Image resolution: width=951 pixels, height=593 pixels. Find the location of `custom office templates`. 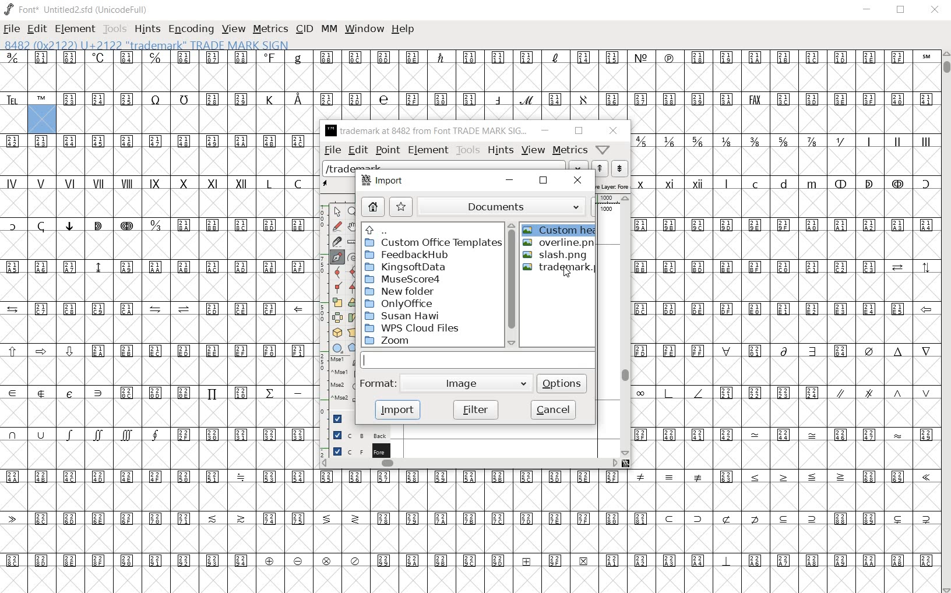

custom office templates is located at coordinates (434, 242).